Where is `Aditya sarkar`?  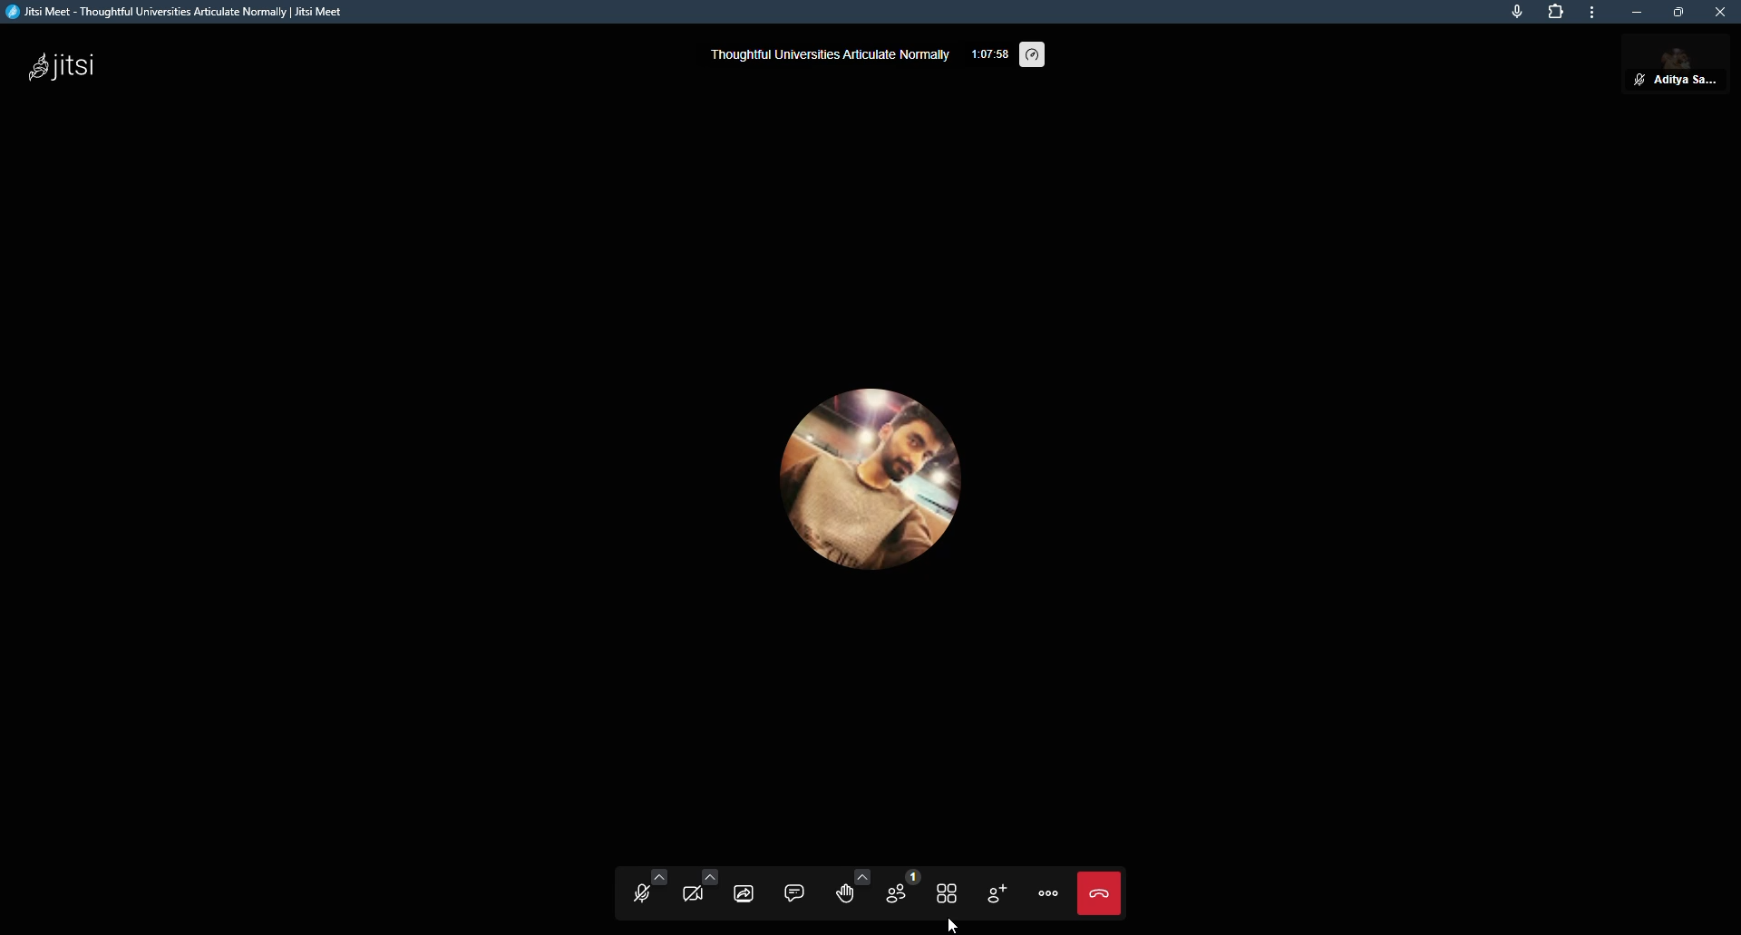
Aditya sarkar is located at coordinates (1677, 57).